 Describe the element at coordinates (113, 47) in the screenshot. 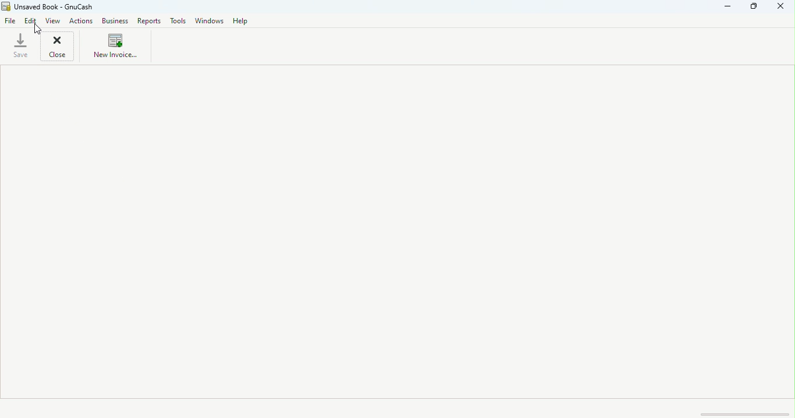

I see `New invoice` at that location.